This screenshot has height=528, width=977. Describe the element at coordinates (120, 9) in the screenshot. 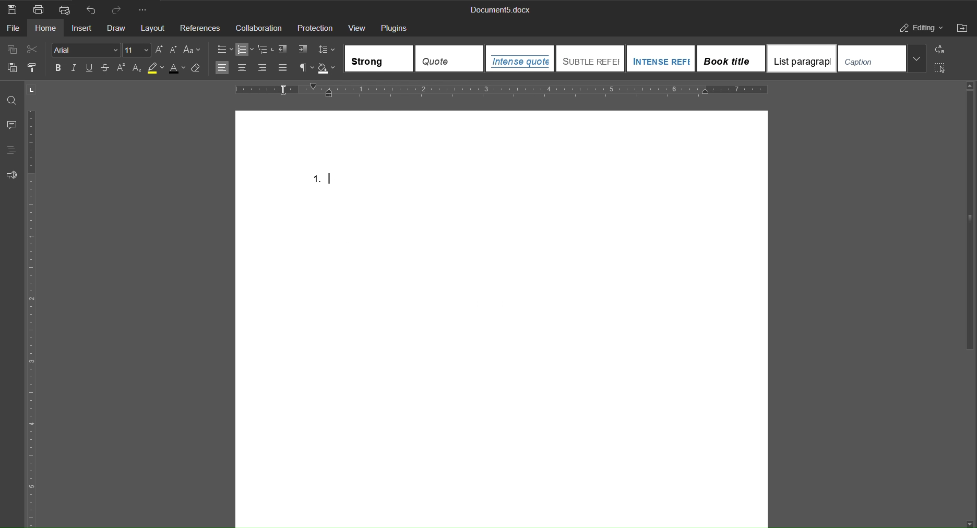

I see `Redo` at that location.